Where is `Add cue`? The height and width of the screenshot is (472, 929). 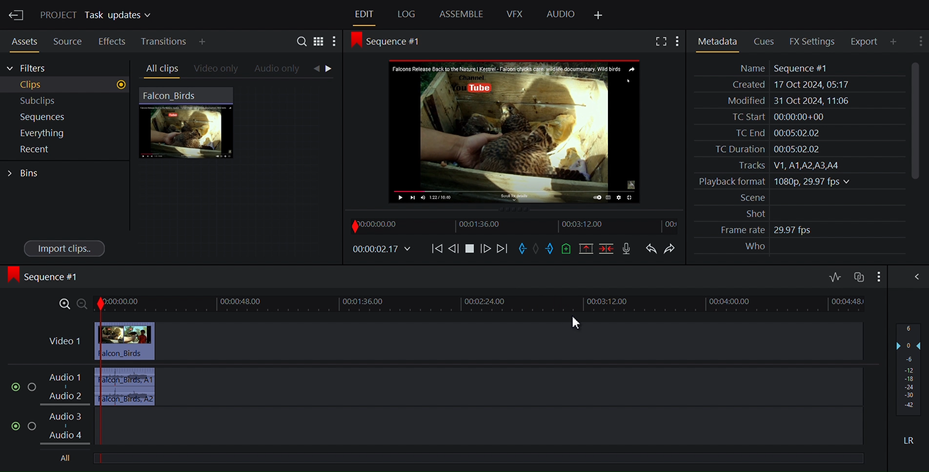 Add cue is located at coordinates (567, 249).